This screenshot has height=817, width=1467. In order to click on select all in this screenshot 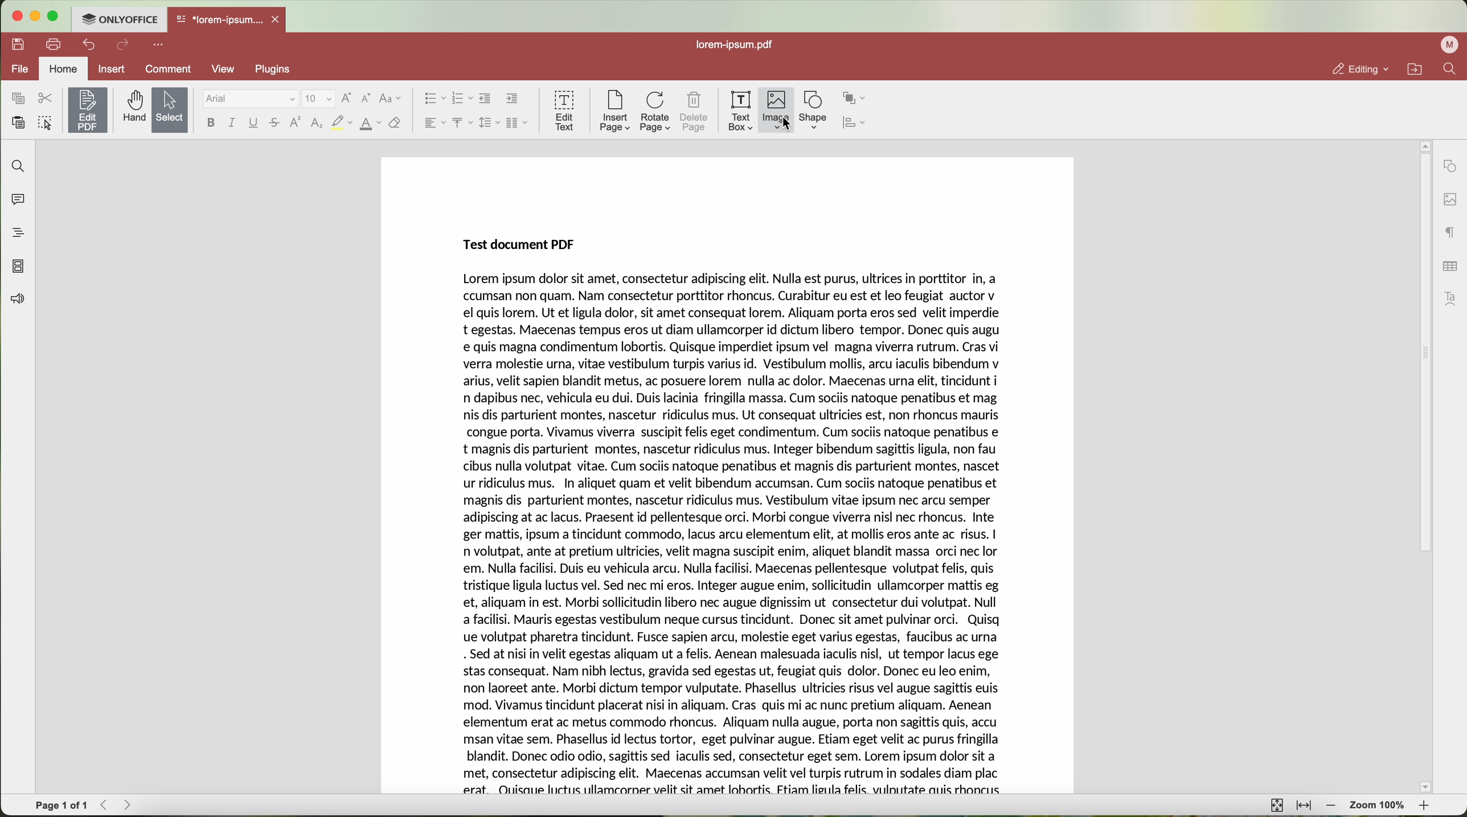, I will do `click(45, 124)`.